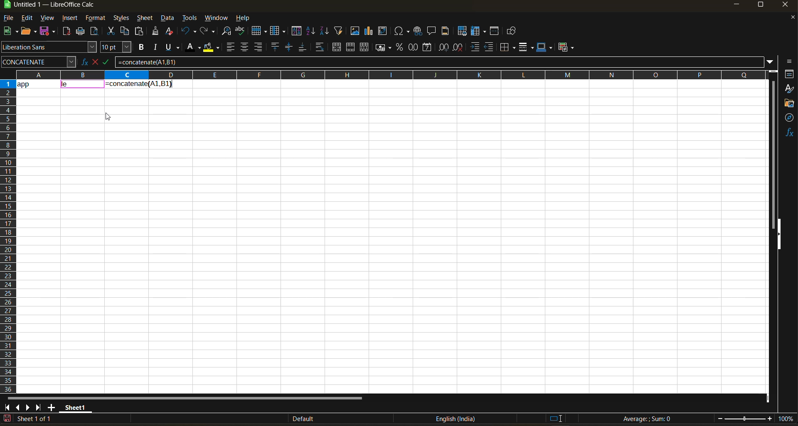 This screenshot has height=426, width=798. What do you see at coordinates (386, 47) in the screenshot?
I see `format as currency` at bounding box center [386, 47].